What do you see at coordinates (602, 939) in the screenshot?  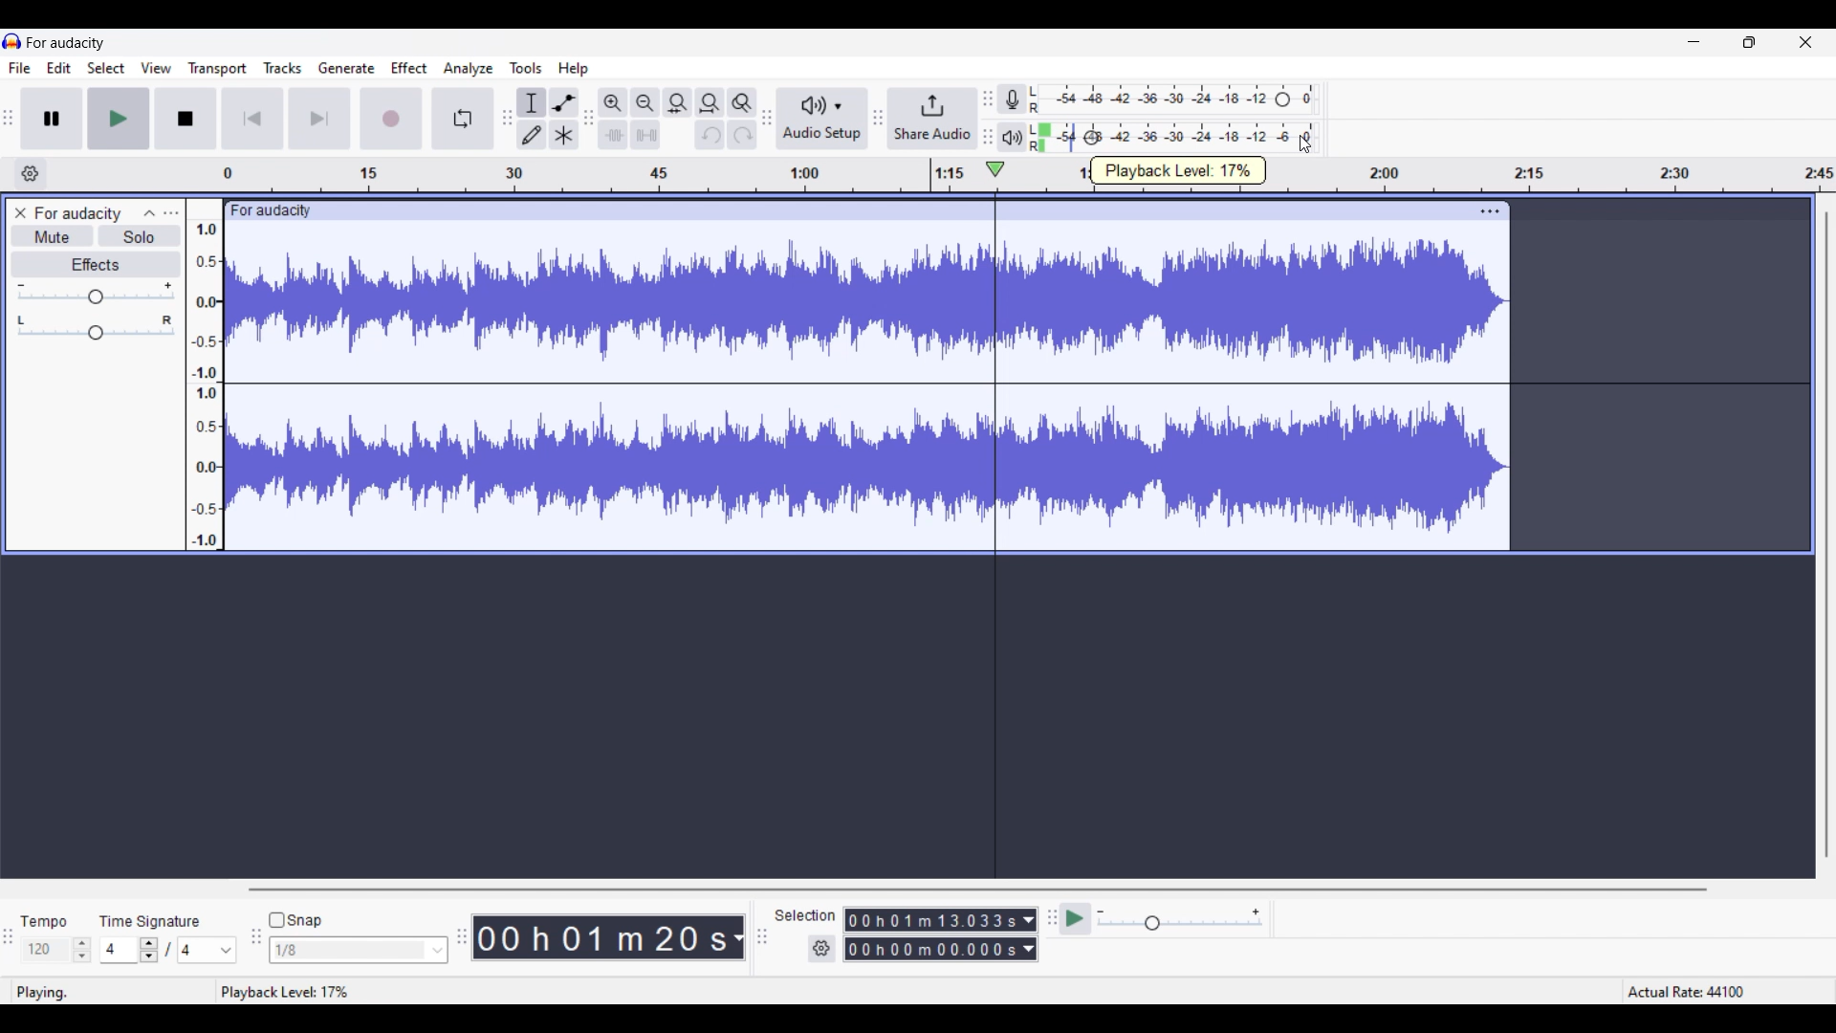 I see `Current duration changed` at bounding box center [602, 939].